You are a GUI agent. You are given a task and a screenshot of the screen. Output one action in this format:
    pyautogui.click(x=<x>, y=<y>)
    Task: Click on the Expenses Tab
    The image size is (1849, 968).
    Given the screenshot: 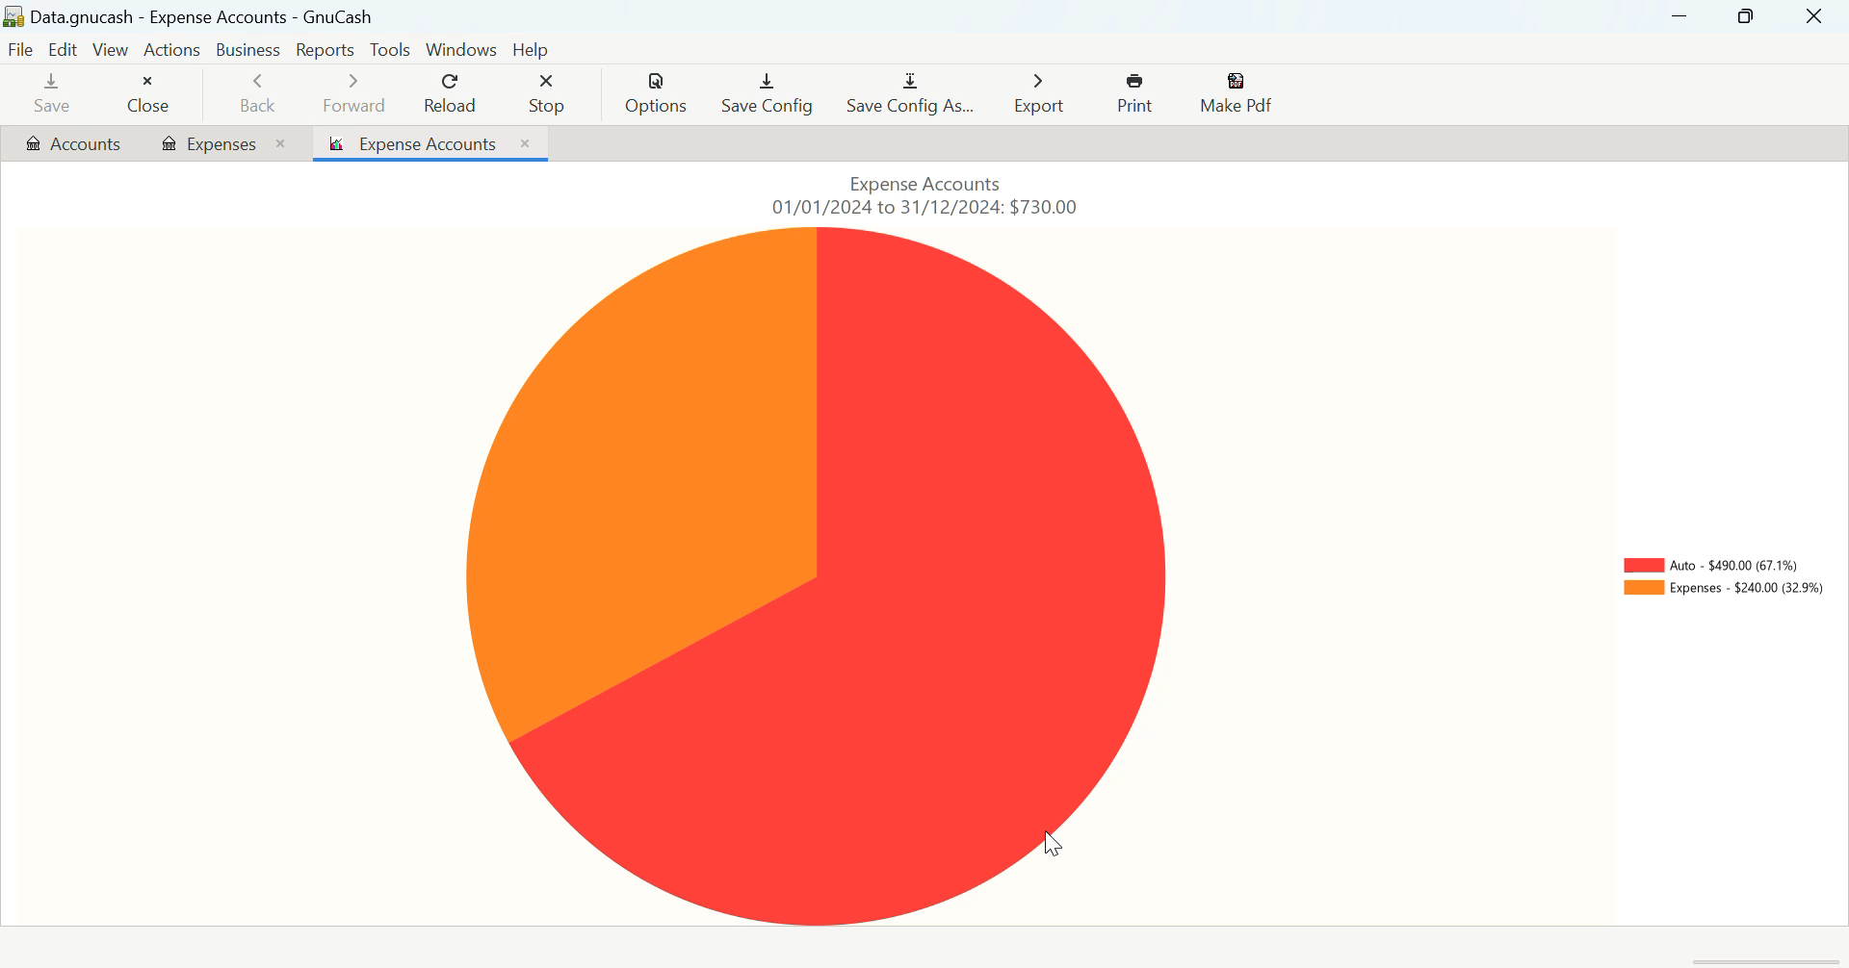 What is the action you would take?
    pyautogui.click(x=223, y=142)
    